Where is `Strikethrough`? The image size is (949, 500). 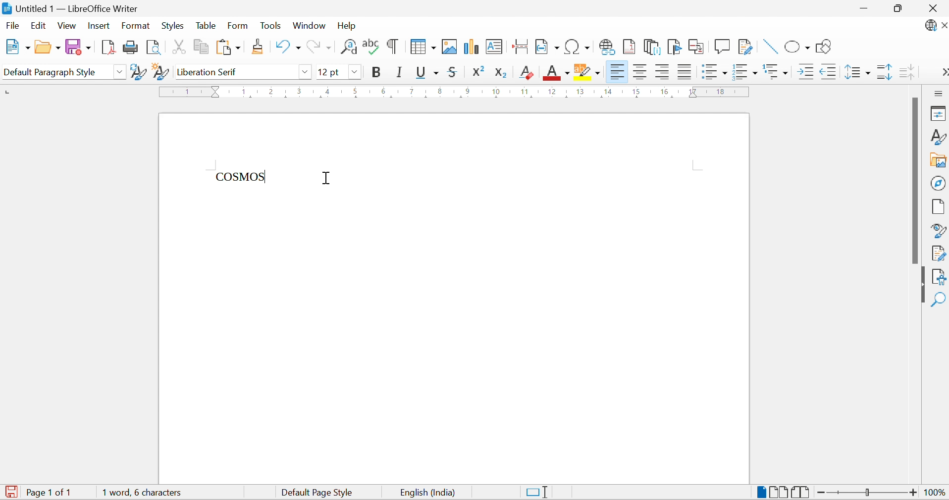
Strikethrough is located at coordinates (455, 72).